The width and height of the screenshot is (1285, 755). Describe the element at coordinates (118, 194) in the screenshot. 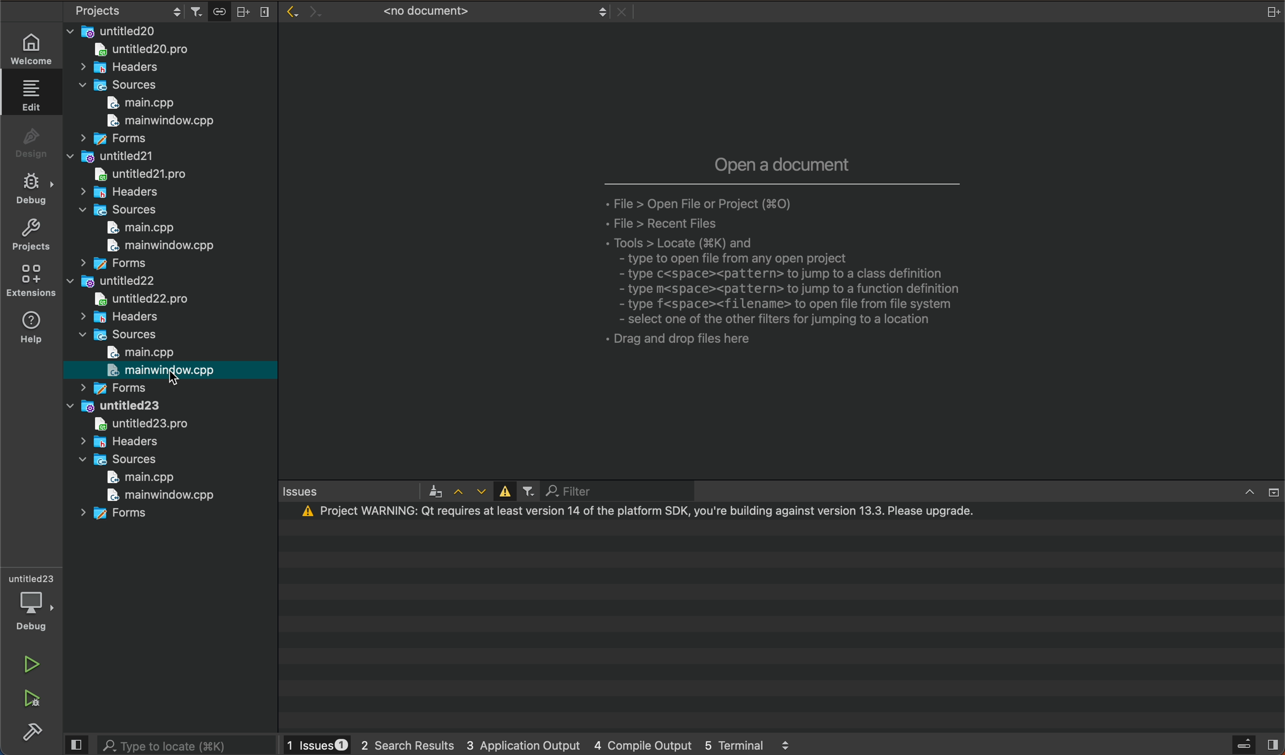

I see `headers` at that location.